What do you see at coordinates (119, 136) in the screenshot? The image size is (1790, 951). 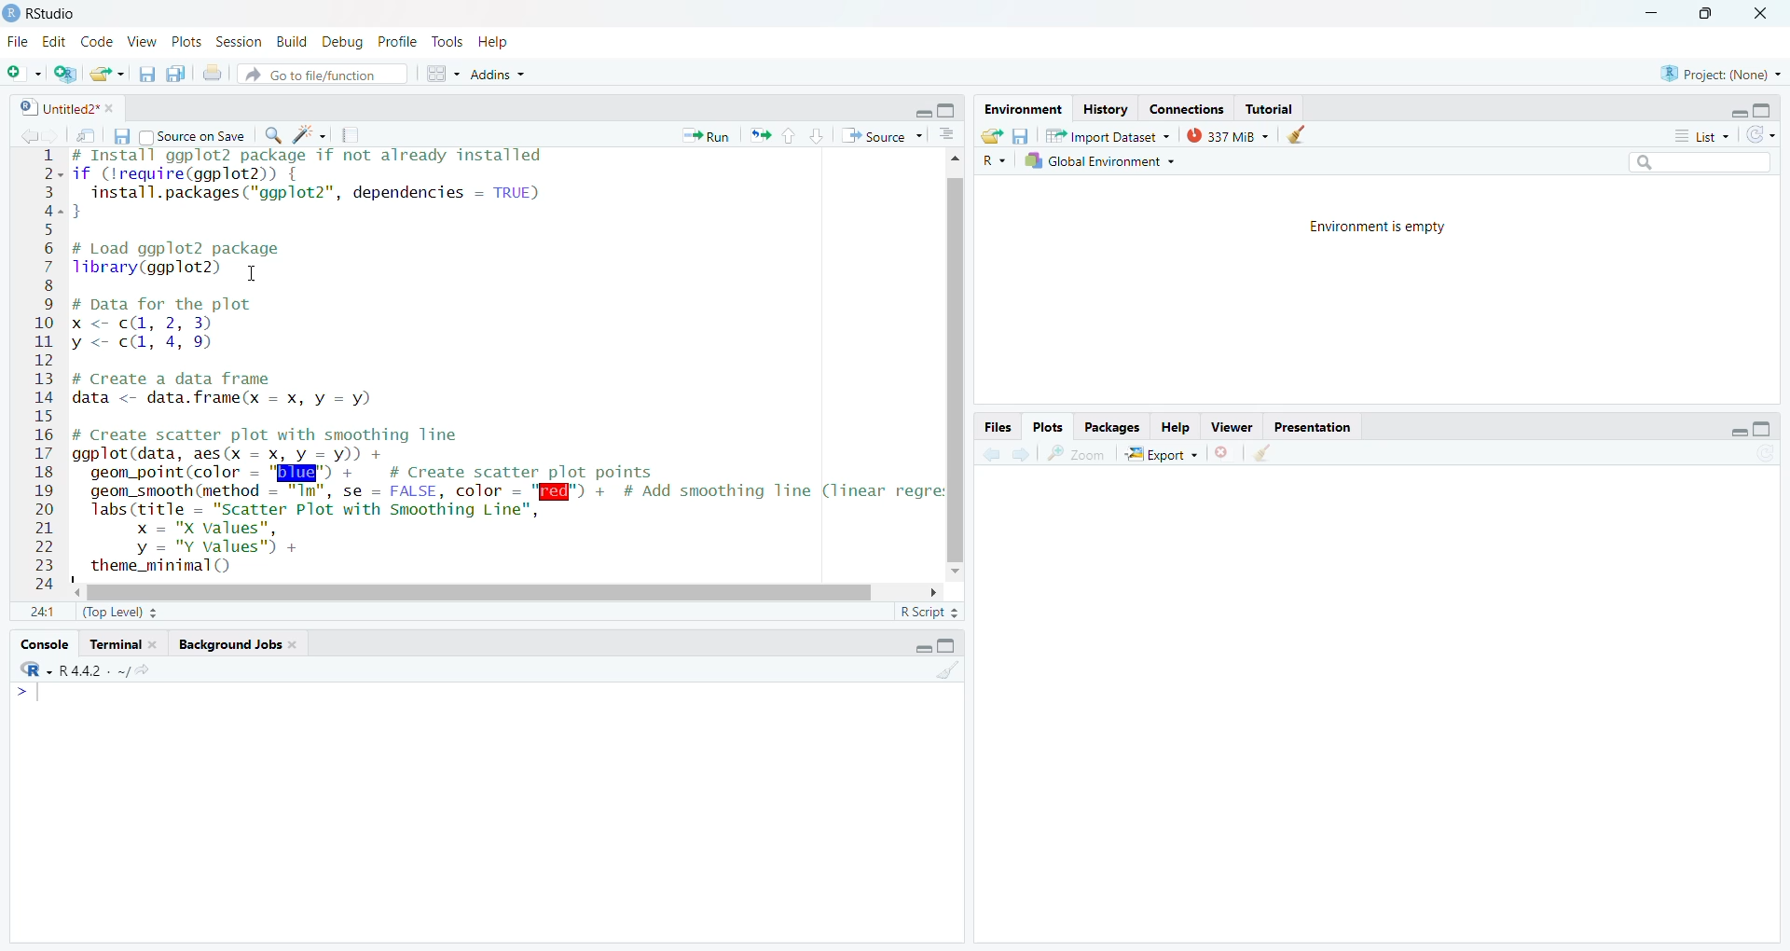 I see `save current file` at bounding box center [119, 136].